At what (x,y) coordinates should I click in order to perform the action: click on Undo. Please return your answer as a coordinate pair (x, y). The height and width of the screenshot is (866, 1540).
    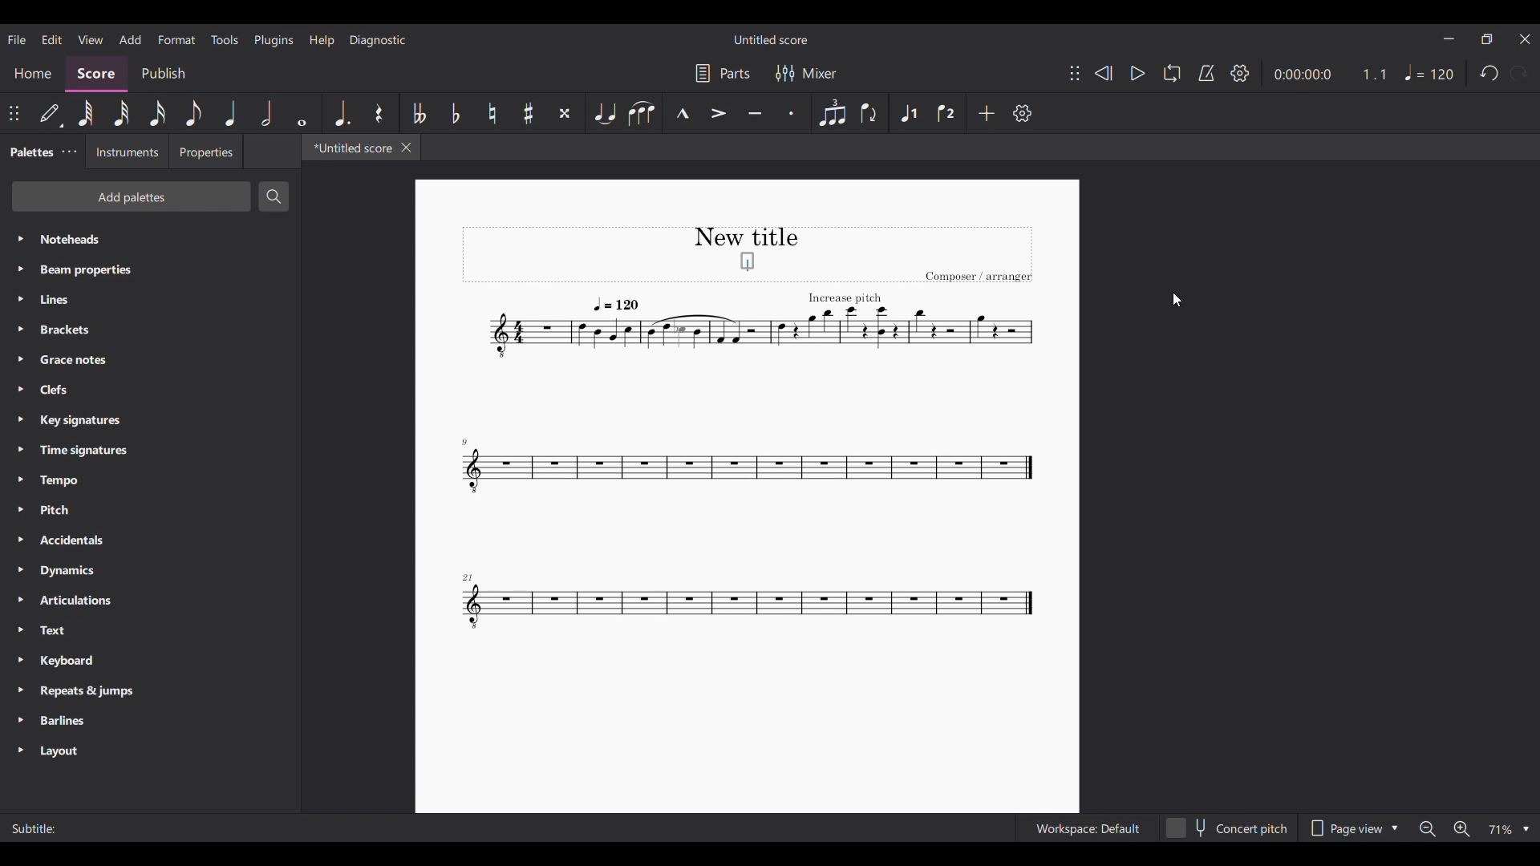
    Looking at the image, I should click on (1488, 73).